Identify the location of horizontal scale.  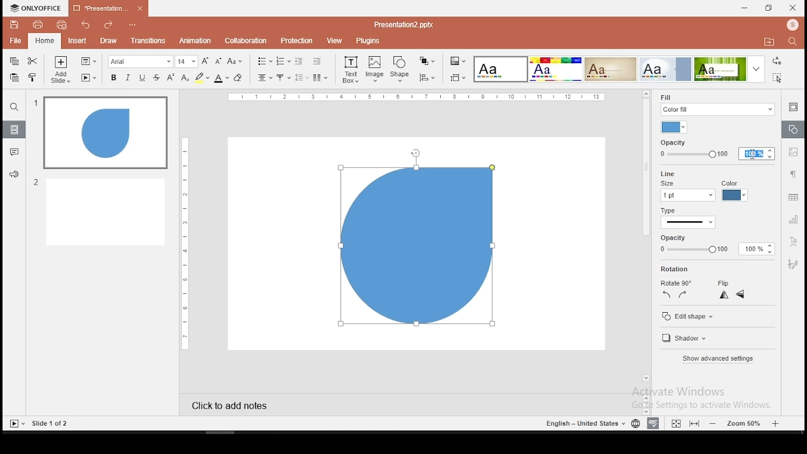
(183, 243).